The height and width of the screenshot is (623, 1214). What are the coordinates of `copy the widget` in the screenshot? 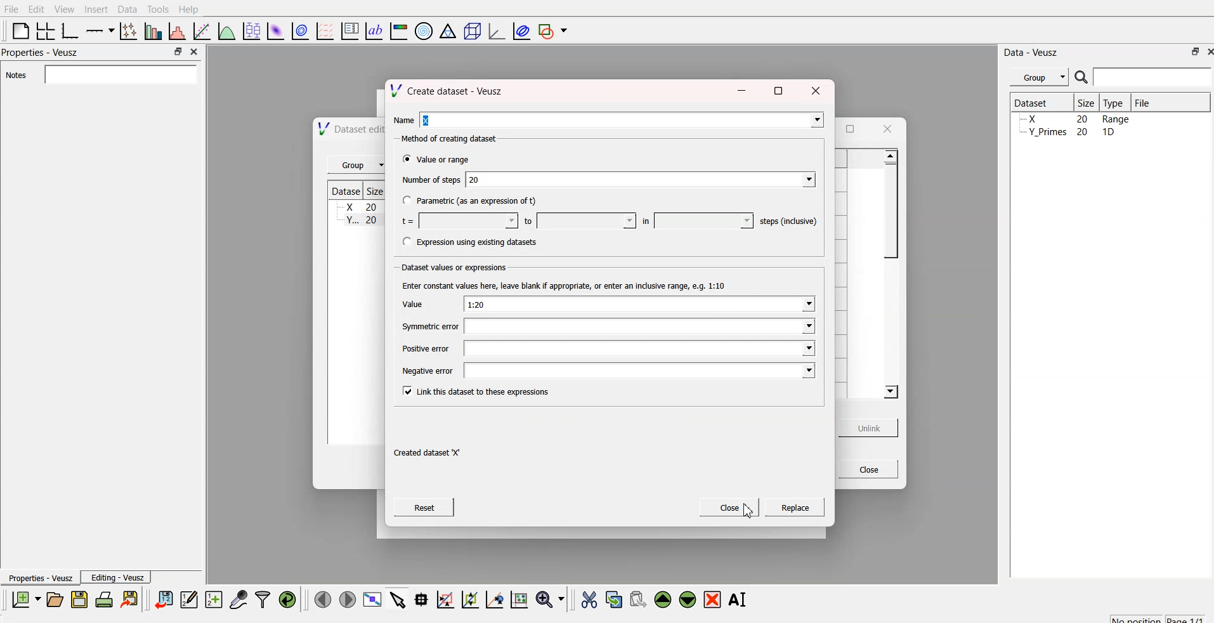 It's located at (613, 599).